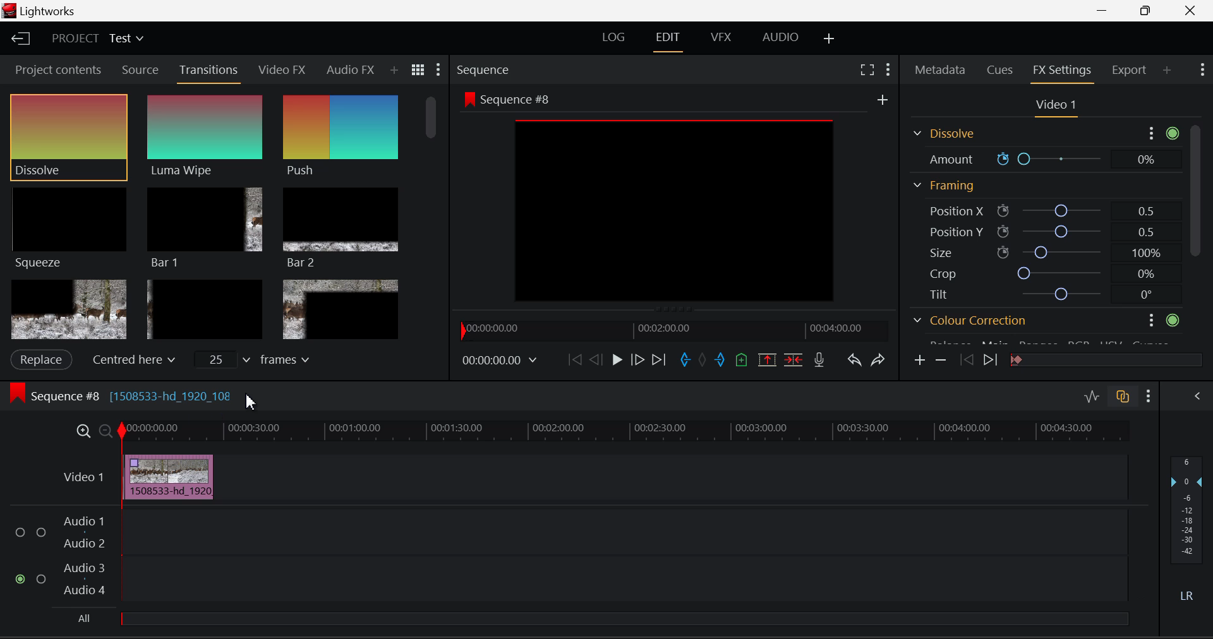 The width and height of the screenshot is (1213, 639). Describe the element at coordinates (43, 11) in the screenshot. I see `Window Title` at that location.